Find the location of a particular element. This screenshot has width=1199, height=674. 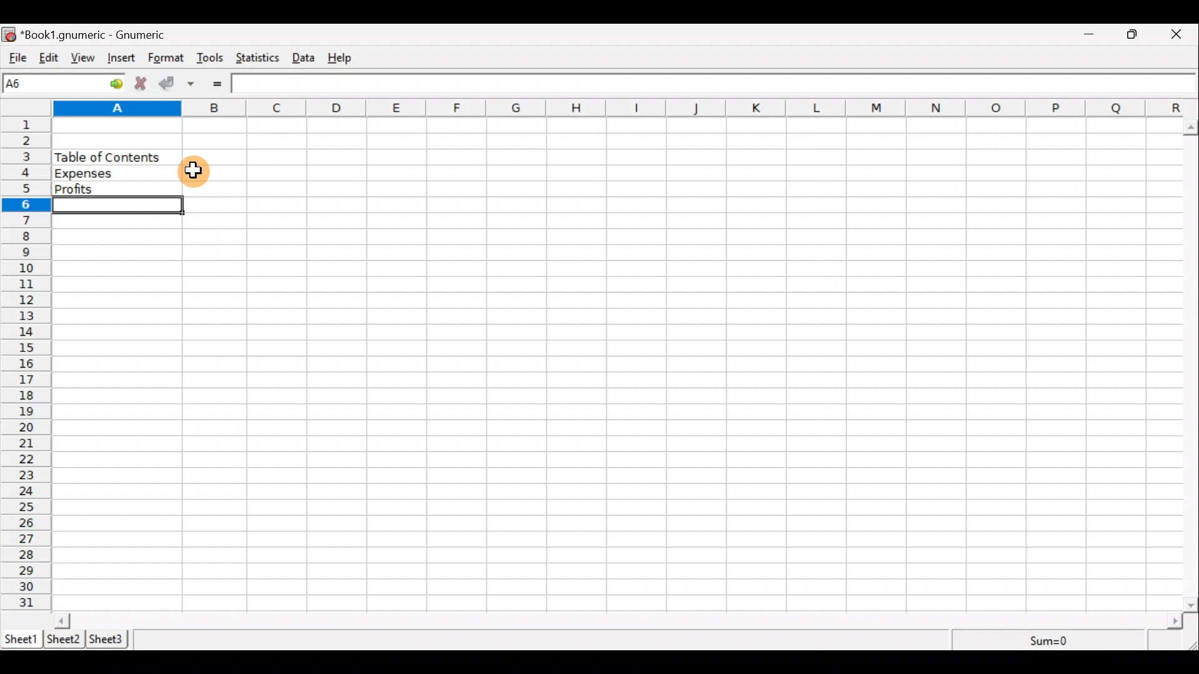

Help is located at coordinates (346, 58).